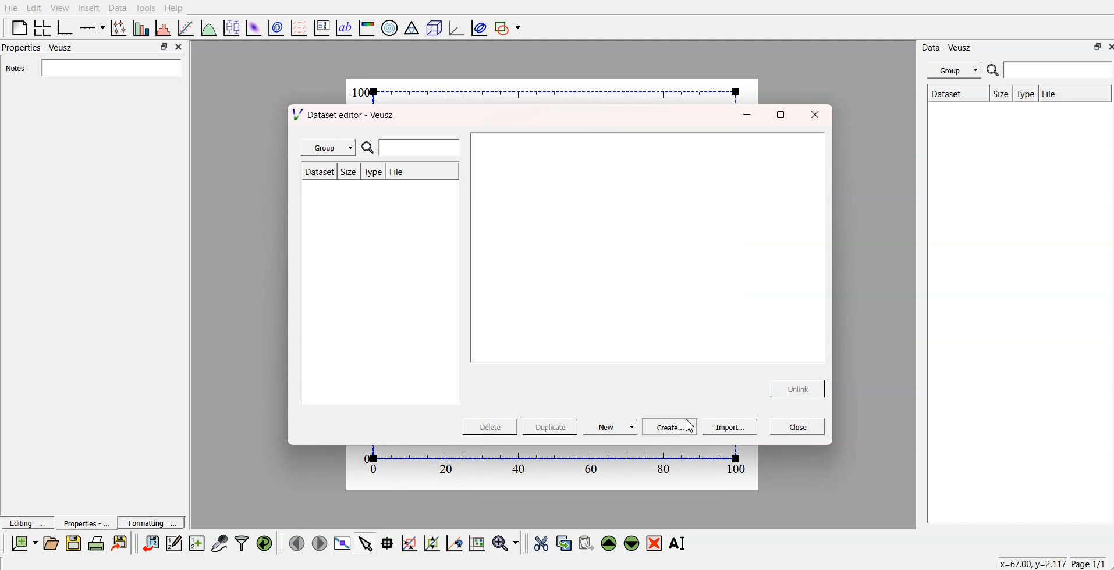 The width and height of the screenshot is (1114, 570). Describe the element at coordinates (678, 543) in the screenshot. I see `rename the selected widget` at that location.